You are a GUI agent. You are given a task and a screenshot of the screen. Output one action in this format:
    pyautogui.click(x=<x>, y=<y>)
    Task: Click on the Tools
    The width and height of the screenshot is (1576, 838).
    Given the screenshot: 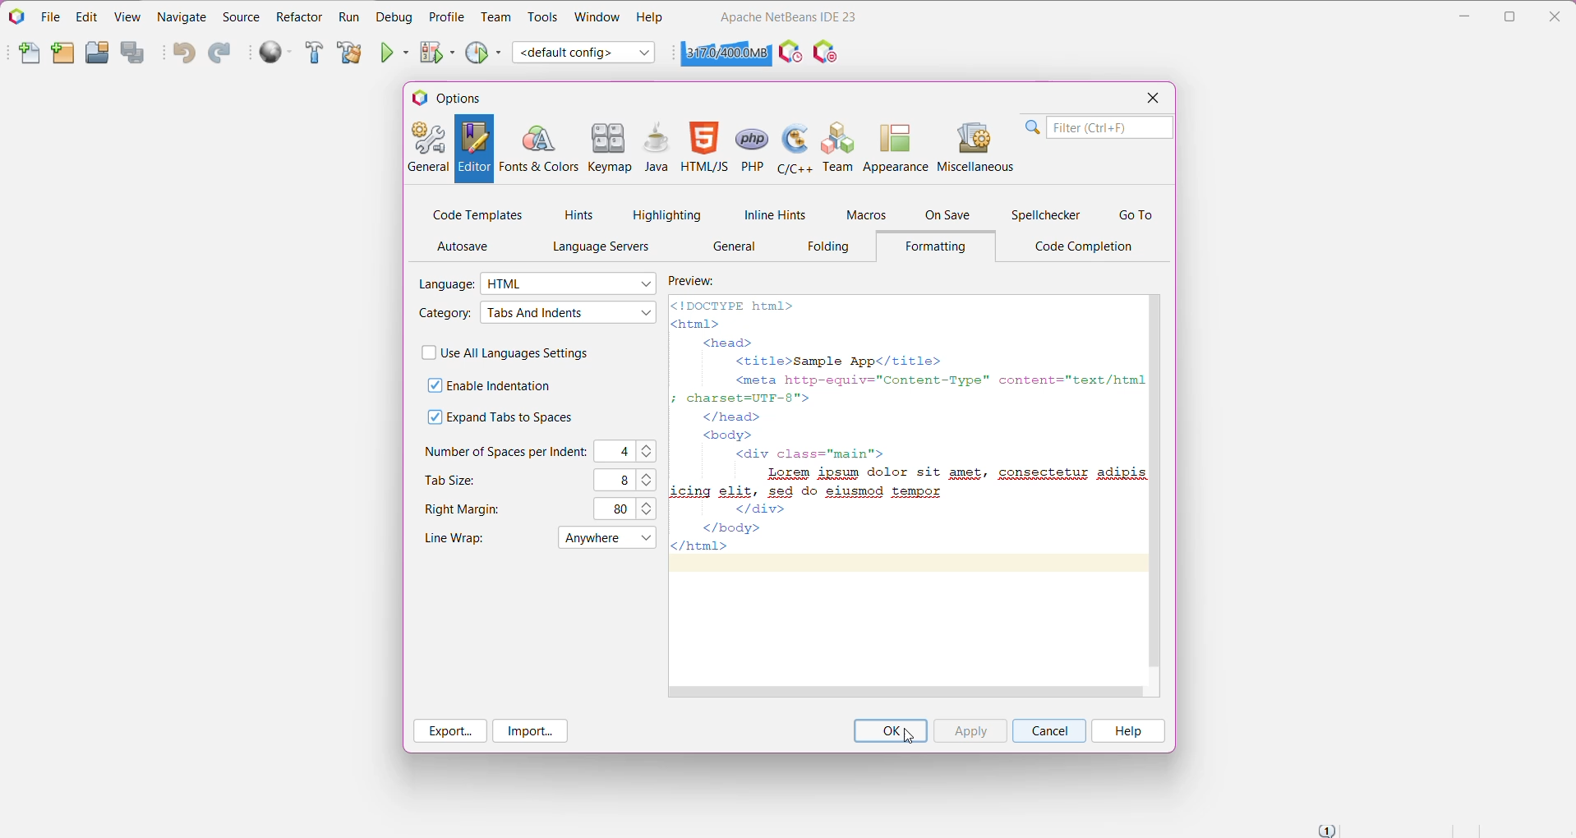 What is the action you would take?
    pyautogui.click(x=540, y=17)
    